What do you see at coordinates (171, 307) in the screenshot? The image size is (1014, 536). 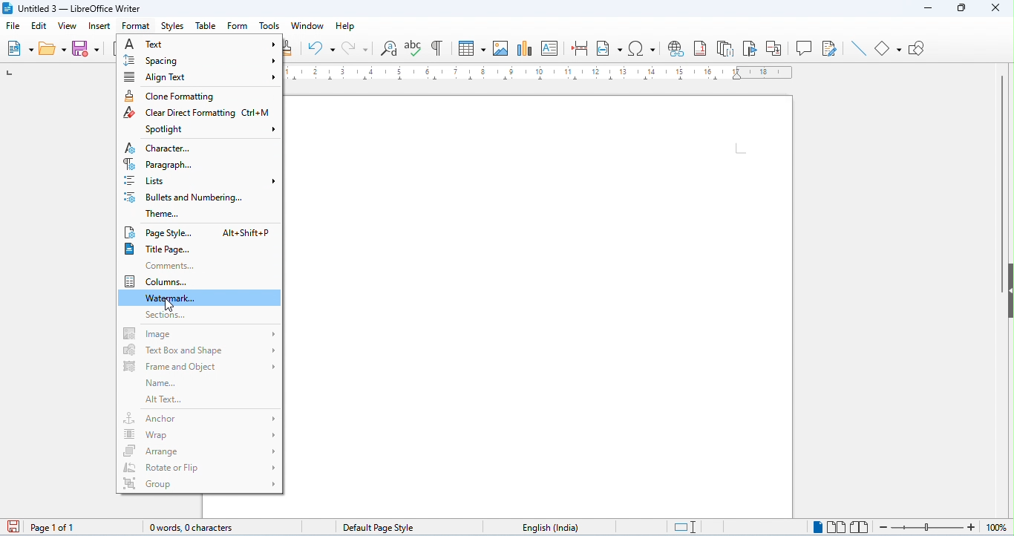 I see `cursor movement` at bounding box center [171, 307].